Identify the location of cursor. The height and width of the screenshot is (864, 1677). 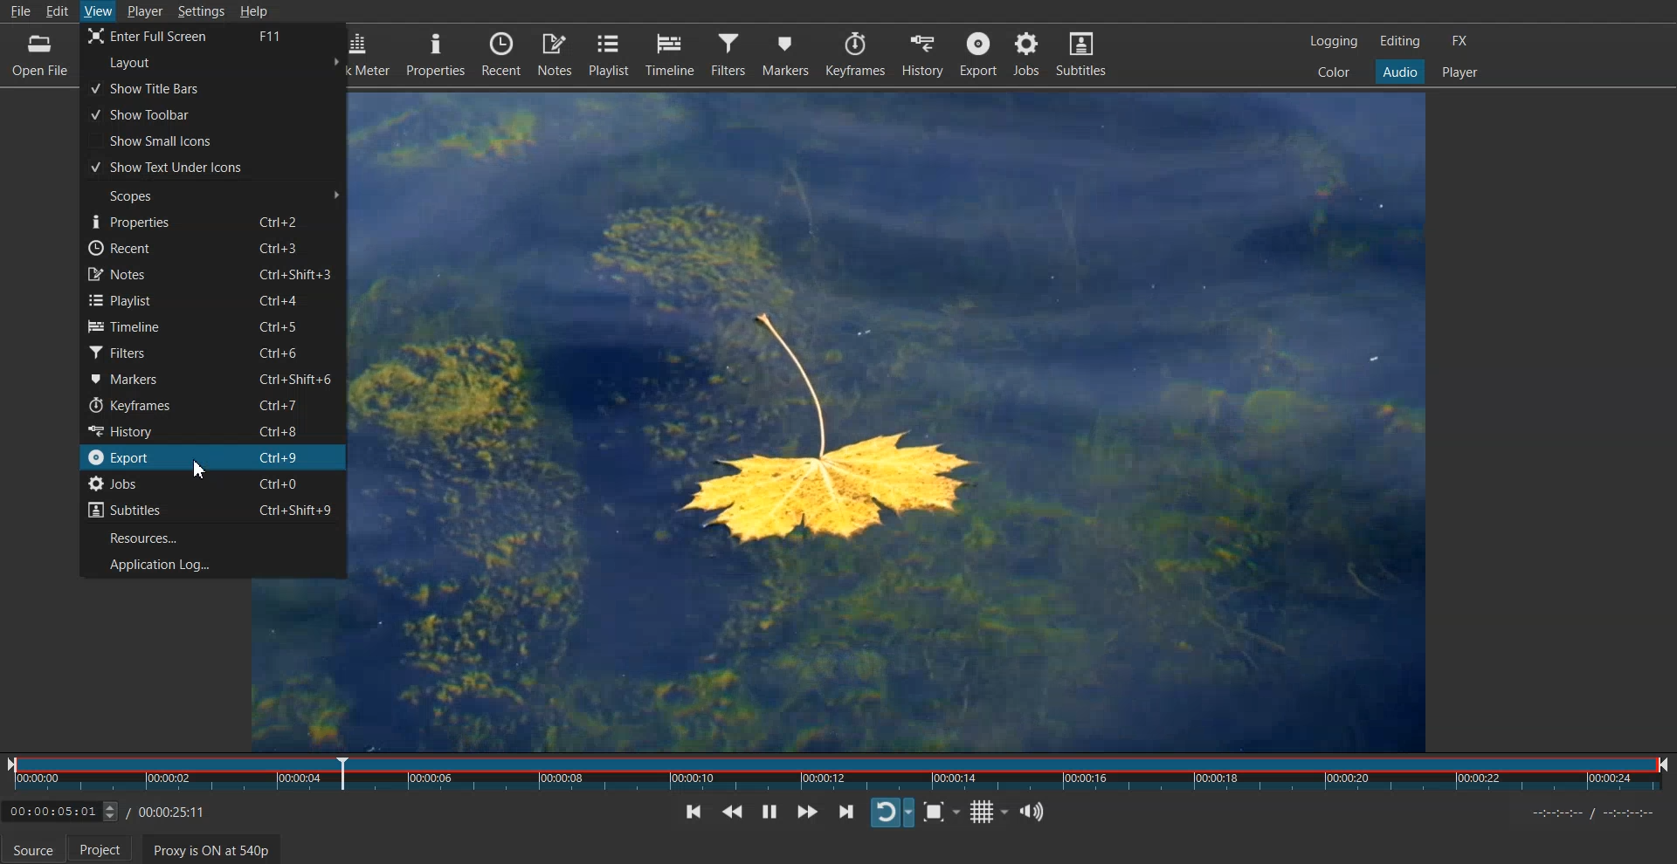
(198, 470).